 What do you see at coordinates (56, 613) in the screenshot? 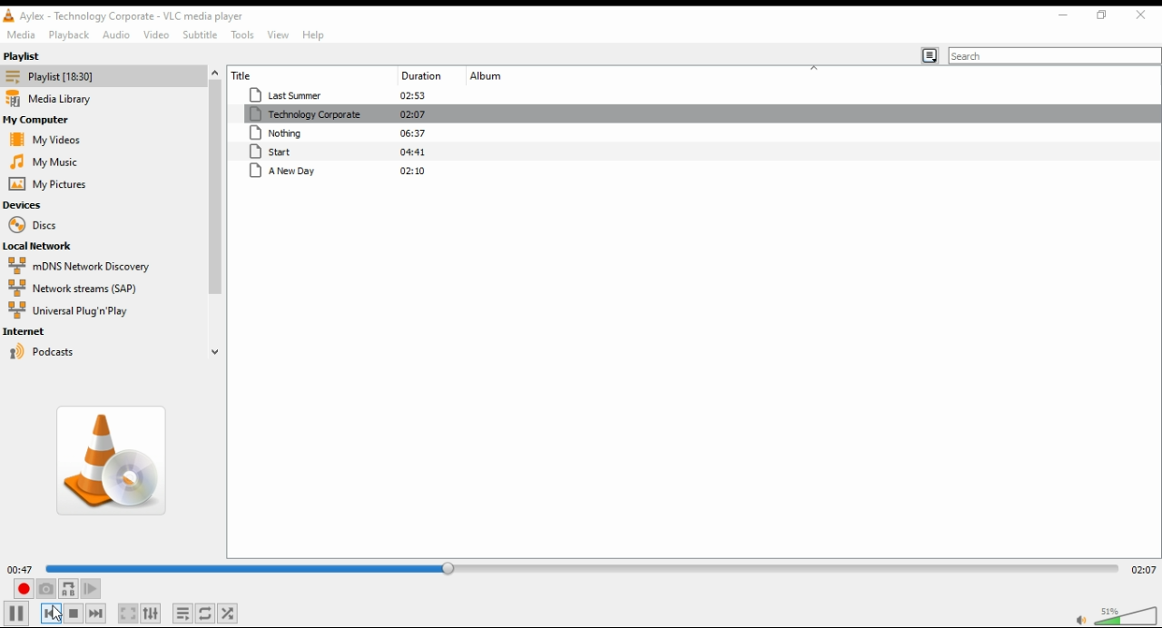
I see `cursor` at bounding box center [56, 613].